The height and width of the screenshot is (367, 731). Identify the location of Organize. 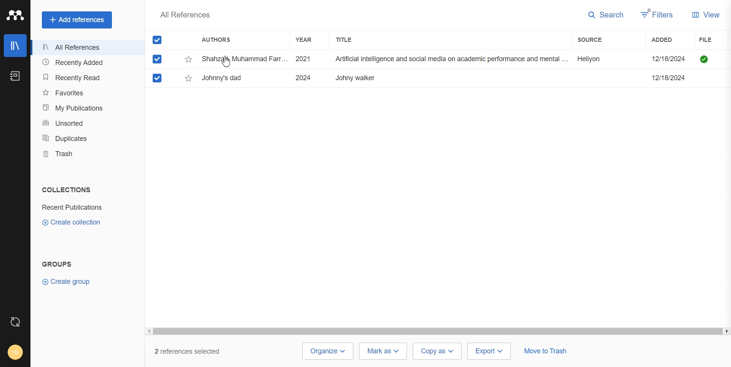
(327, 351).